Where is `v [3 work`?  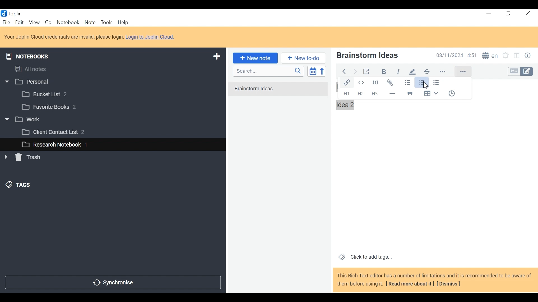
v [3 work is located at coordinates (29, 120).